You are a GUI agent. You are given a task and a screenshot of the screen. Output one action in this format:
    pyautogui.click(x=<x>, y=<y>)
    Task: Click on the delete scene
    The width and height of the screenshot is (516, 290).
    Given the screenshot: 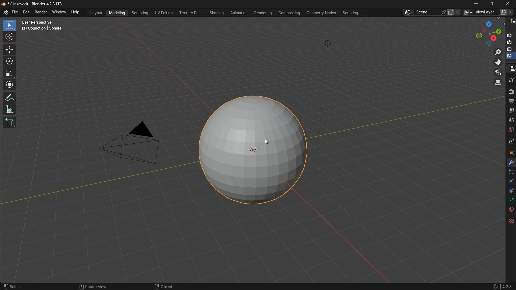 What is the action you would take?
    pyautogui.click(x=458, y=12)
    